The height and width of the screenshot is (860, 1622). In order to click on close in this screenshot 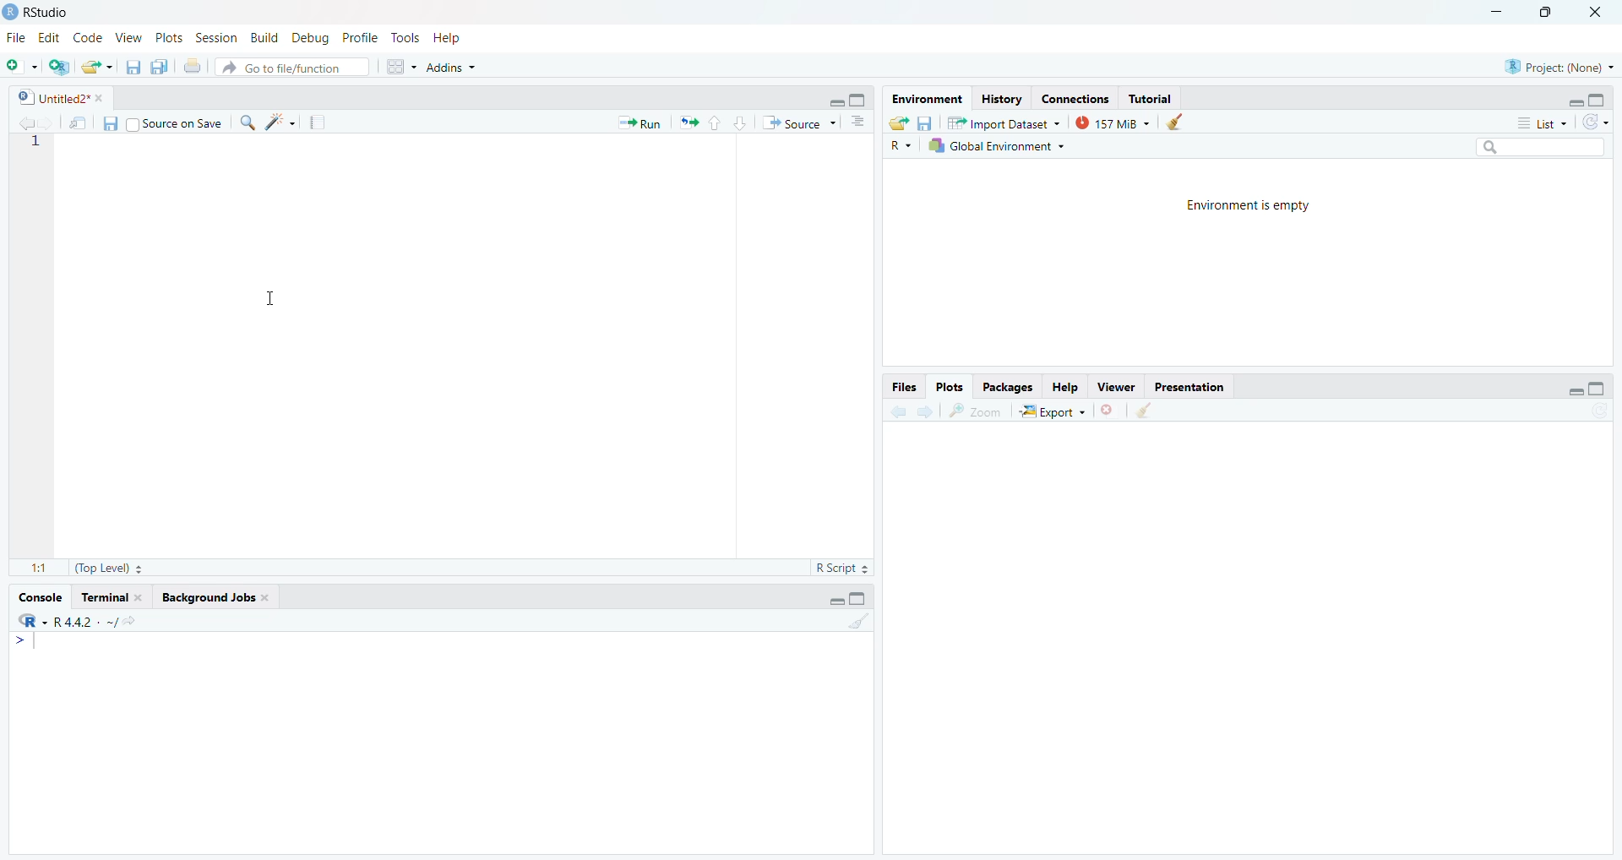, I will do `click(102, 95)`.